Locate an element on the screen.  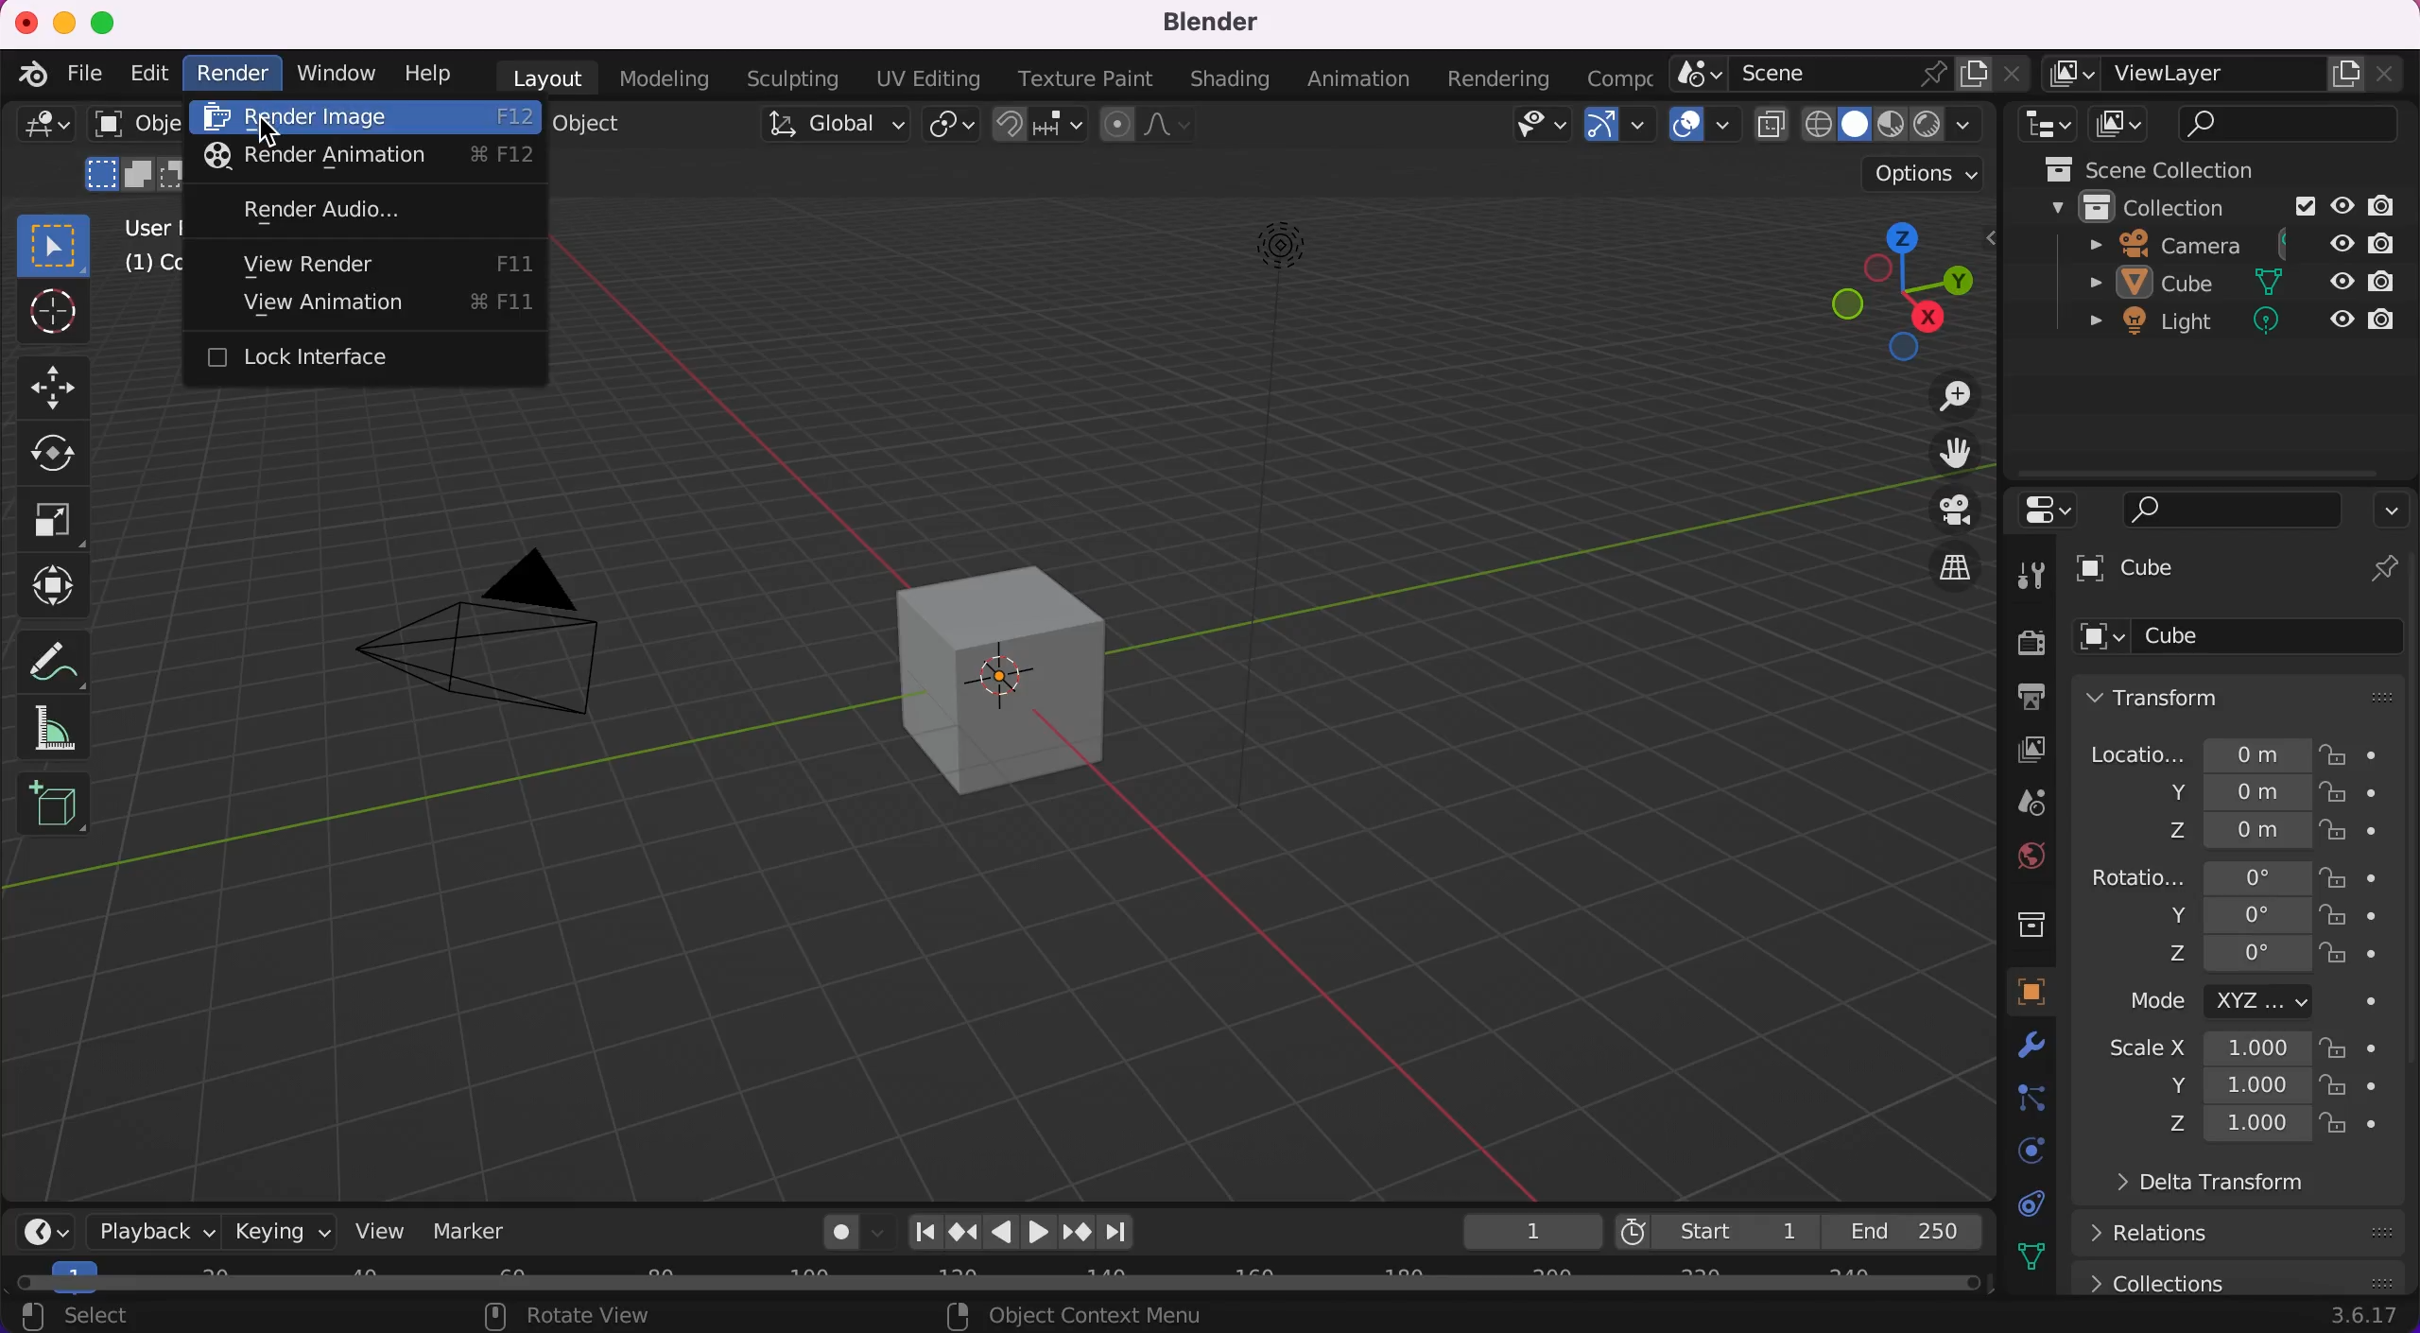
cube is located at coordinates (1004, 667).